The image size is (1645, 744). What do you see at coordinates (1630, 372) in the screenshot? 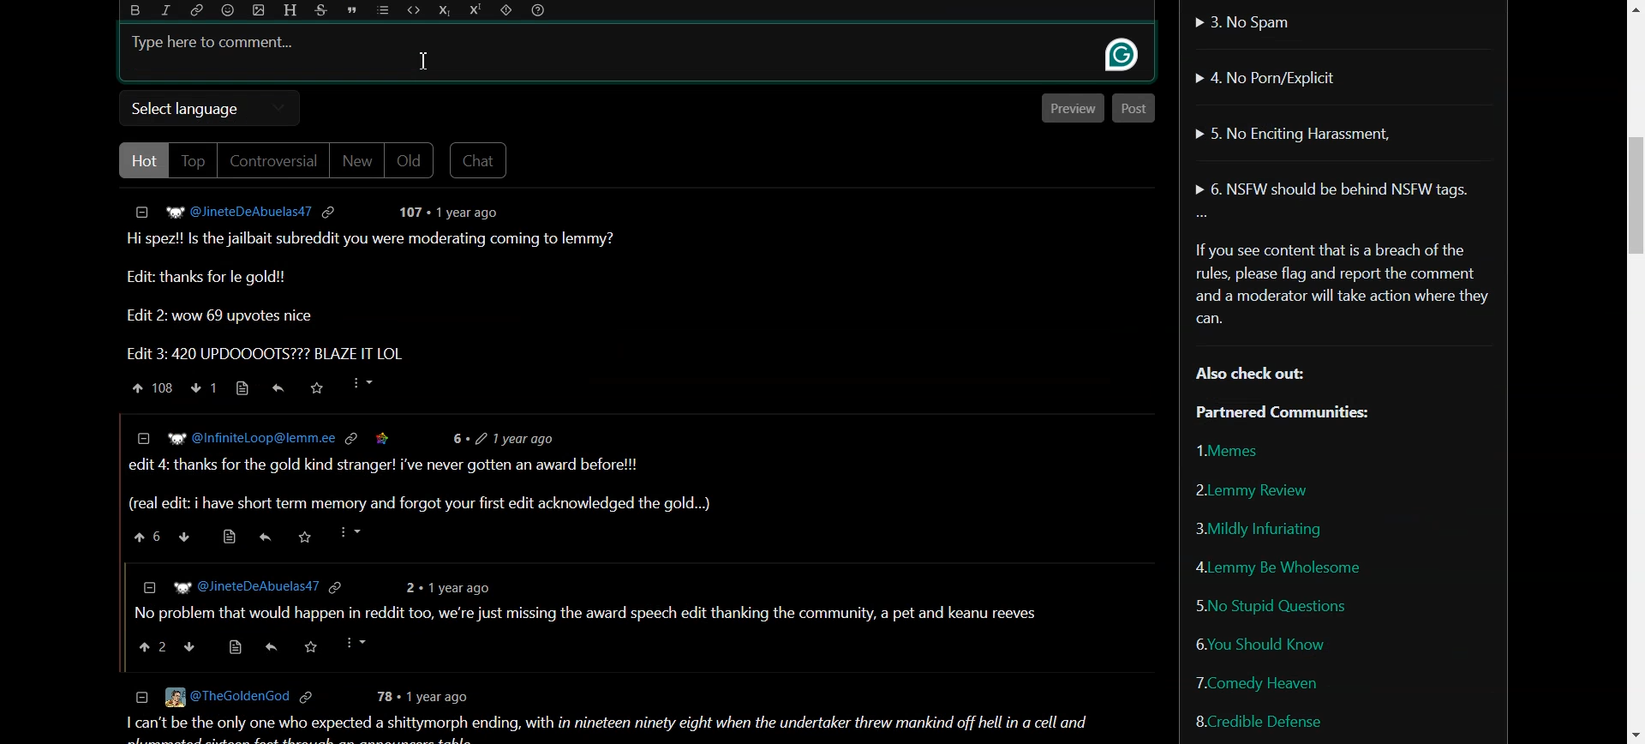
I see `Vertical Scroll bar` at bounding box center [1630, 372].